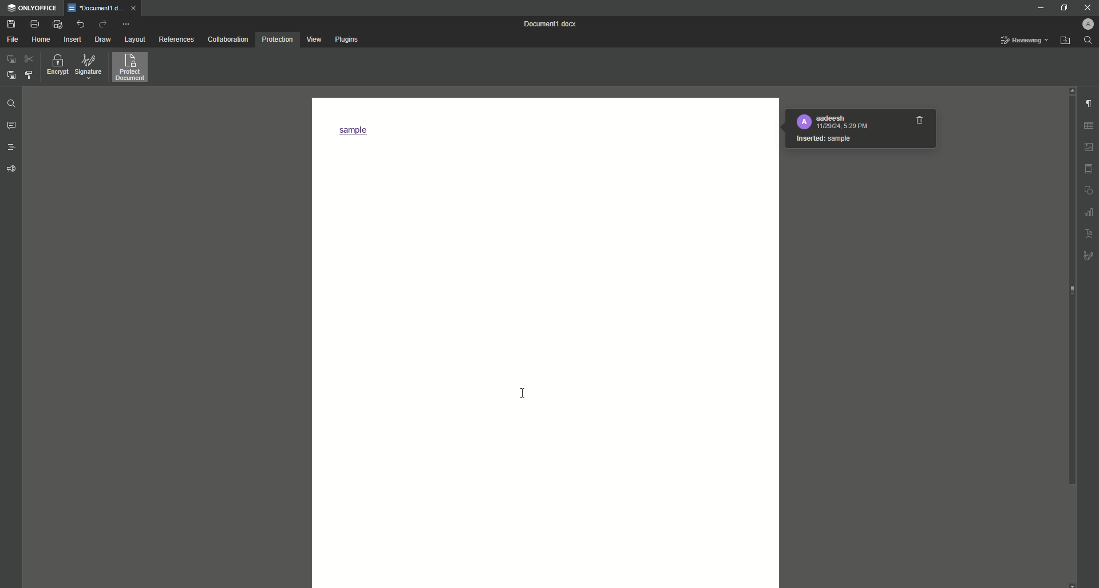 This screenshot has height=588, width=1099. Describe the element at coordinates (133, 39) in the screenshot. I see `Layout` at that location.